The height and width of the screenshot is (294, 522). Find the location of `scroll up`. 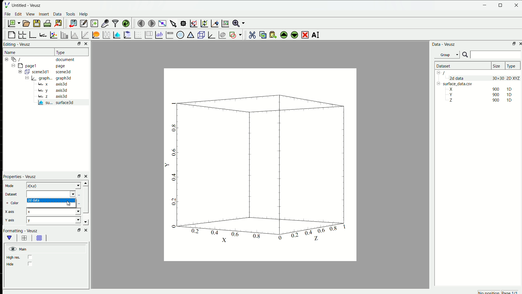

scroll up is located at coordinates (86, 183).